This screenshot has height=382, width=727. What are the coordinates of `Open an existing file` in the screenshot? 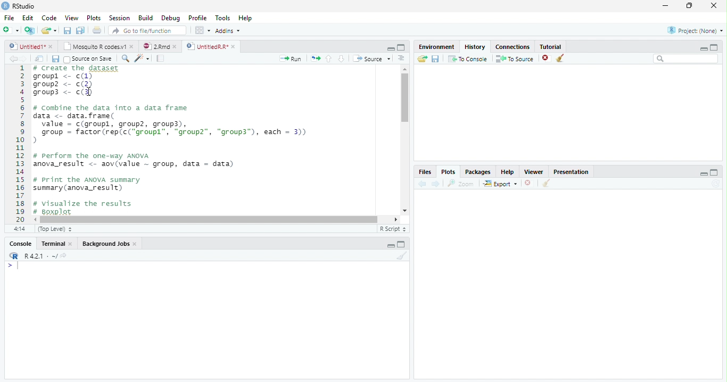 It's located at (49, 30).